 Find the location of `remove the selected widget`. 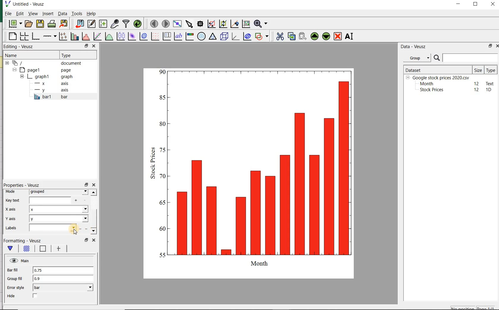

remove the selected widget is located at coordinates (338, 36).